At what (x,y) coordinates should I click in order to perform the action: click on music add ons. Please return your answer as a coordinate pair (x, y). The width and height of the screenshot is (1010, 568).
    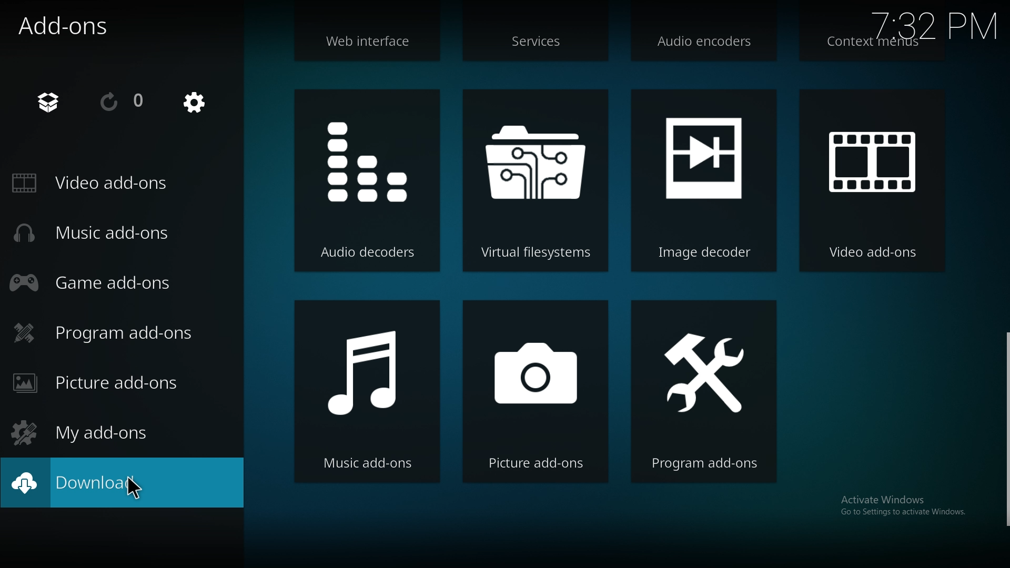
    Looking at the image, I should click on (98, 233).